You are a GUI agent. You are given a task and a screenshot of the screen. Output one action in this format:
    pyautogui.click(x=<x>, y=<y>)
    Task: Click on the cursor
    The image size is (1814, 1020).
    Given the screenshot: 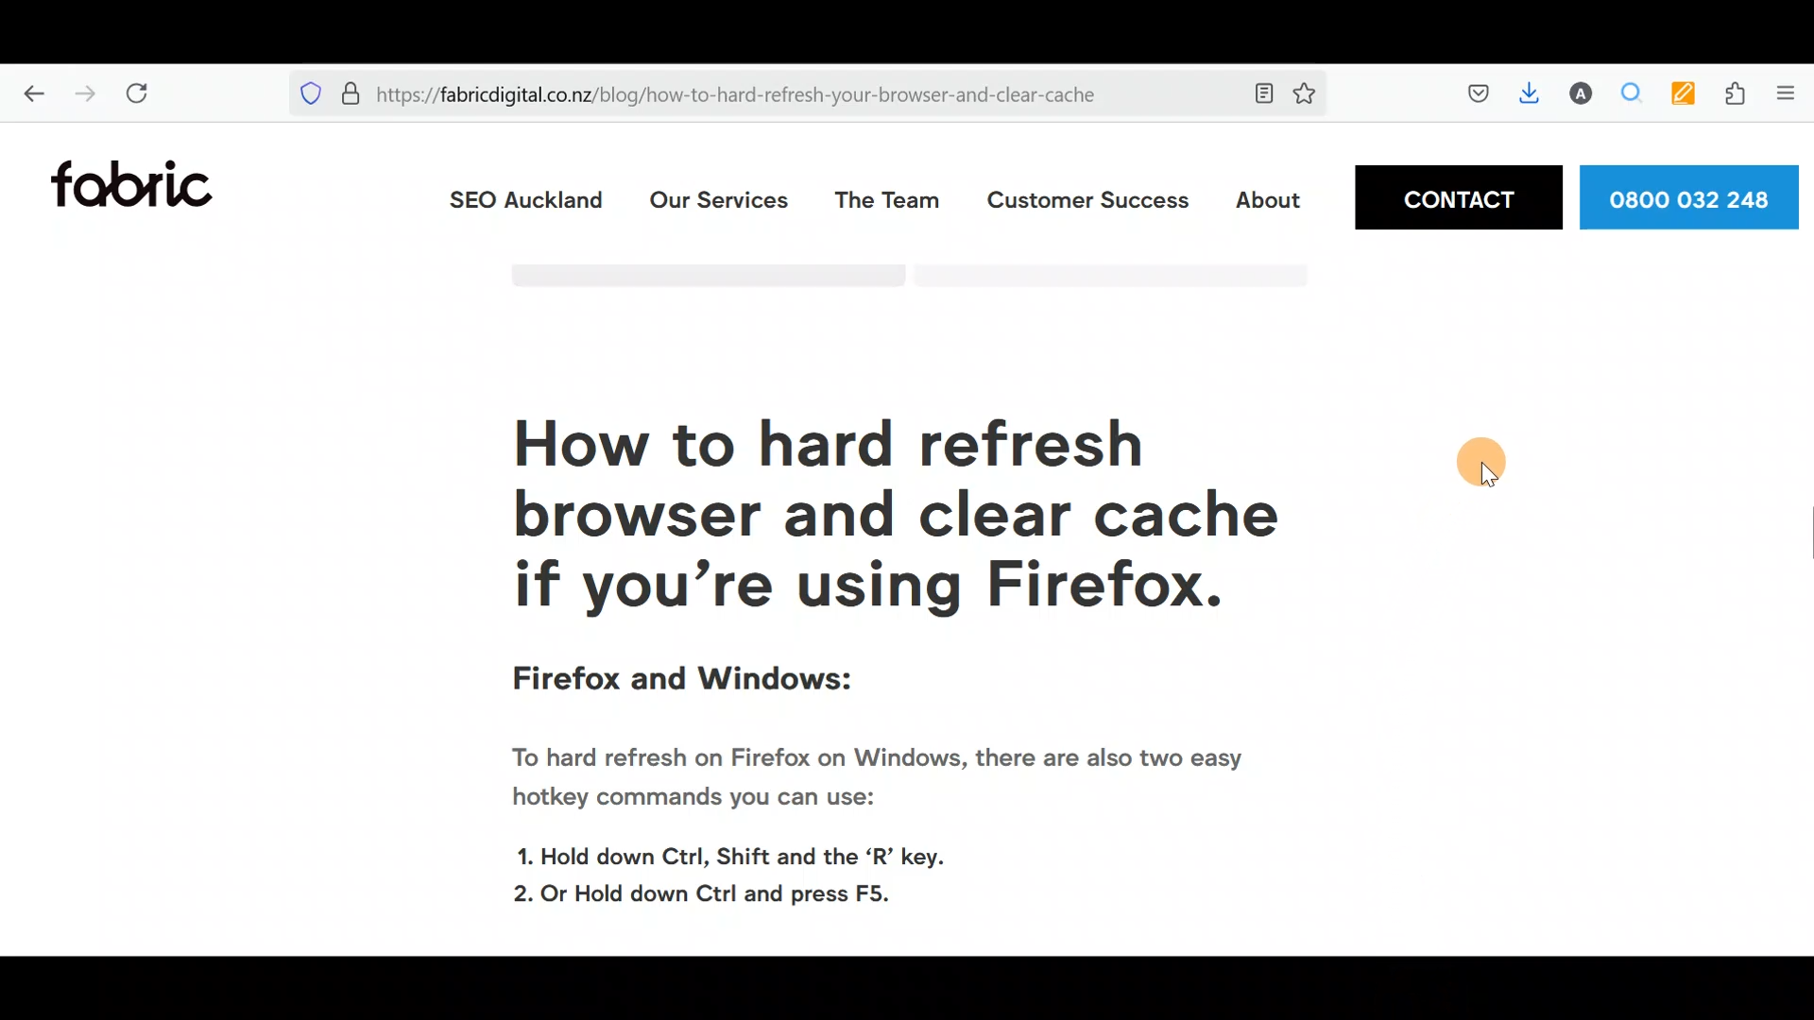 What is the action you would take?
    pyautogui.click(x=1484, y=460)
    